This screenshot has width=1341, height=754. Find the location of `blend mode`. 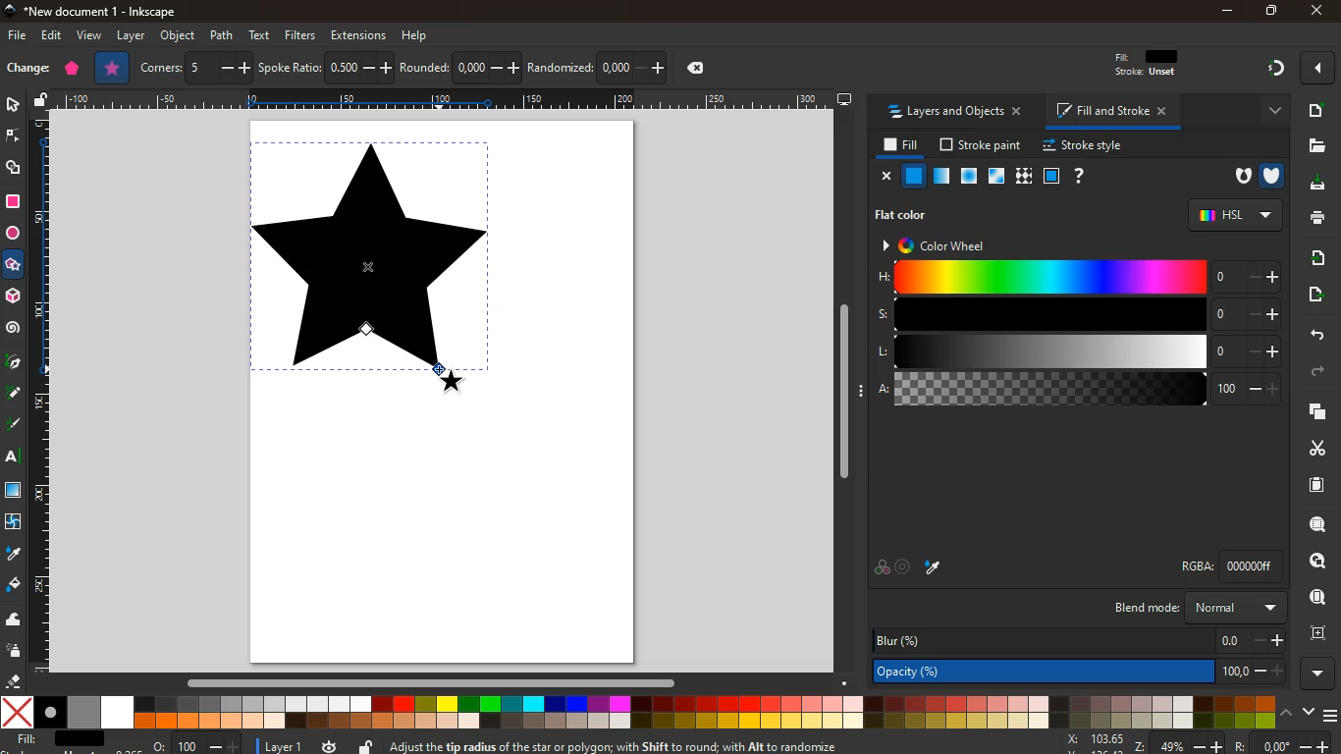

blend mode is located at coordinates (1187, 607).